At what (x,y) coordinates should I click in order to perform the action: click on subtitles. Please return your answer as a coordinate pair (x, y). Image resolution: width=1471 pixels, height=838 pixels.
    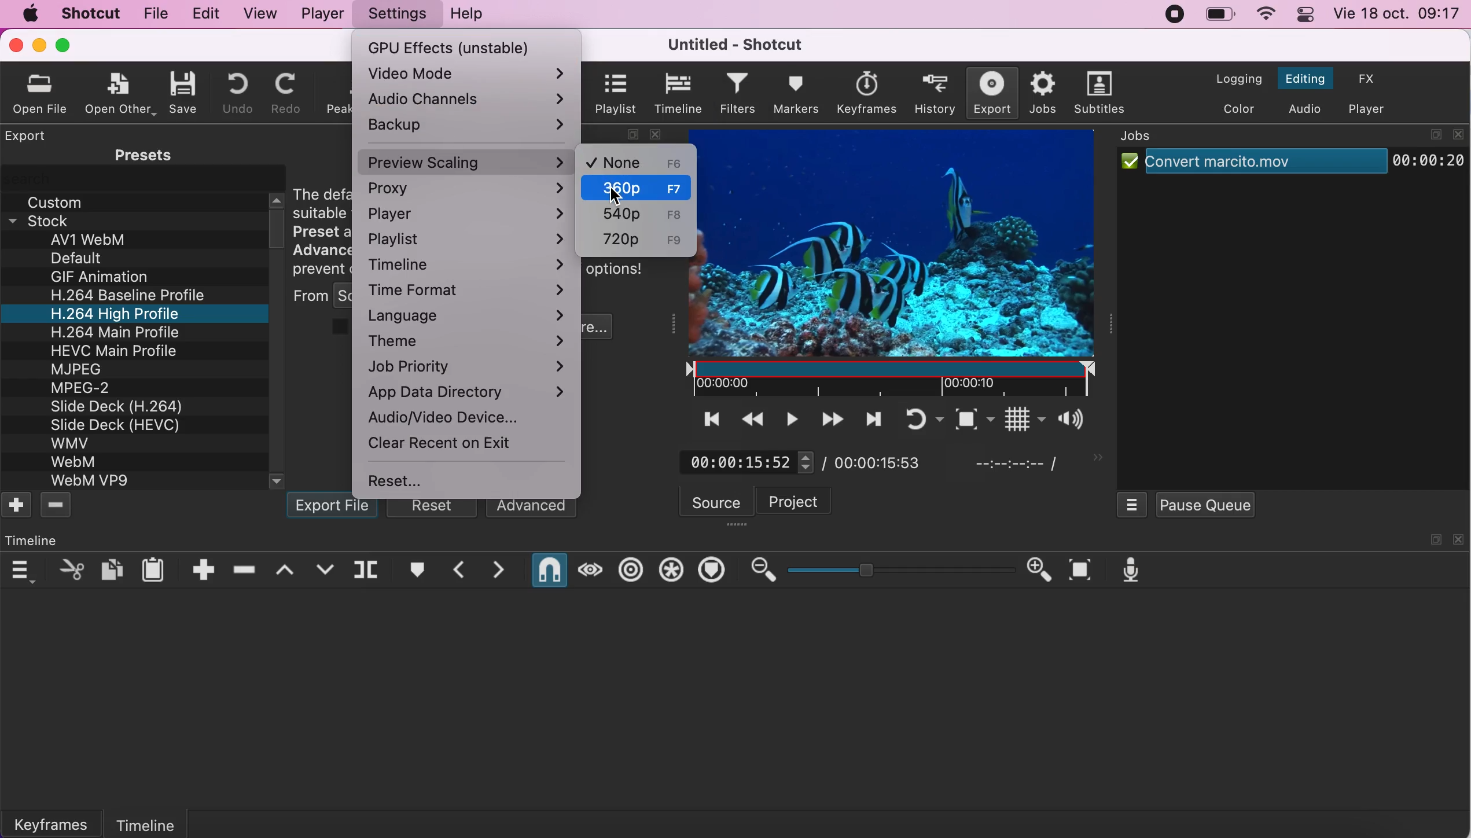
    Looking at the image, I should click on (1099, 93).